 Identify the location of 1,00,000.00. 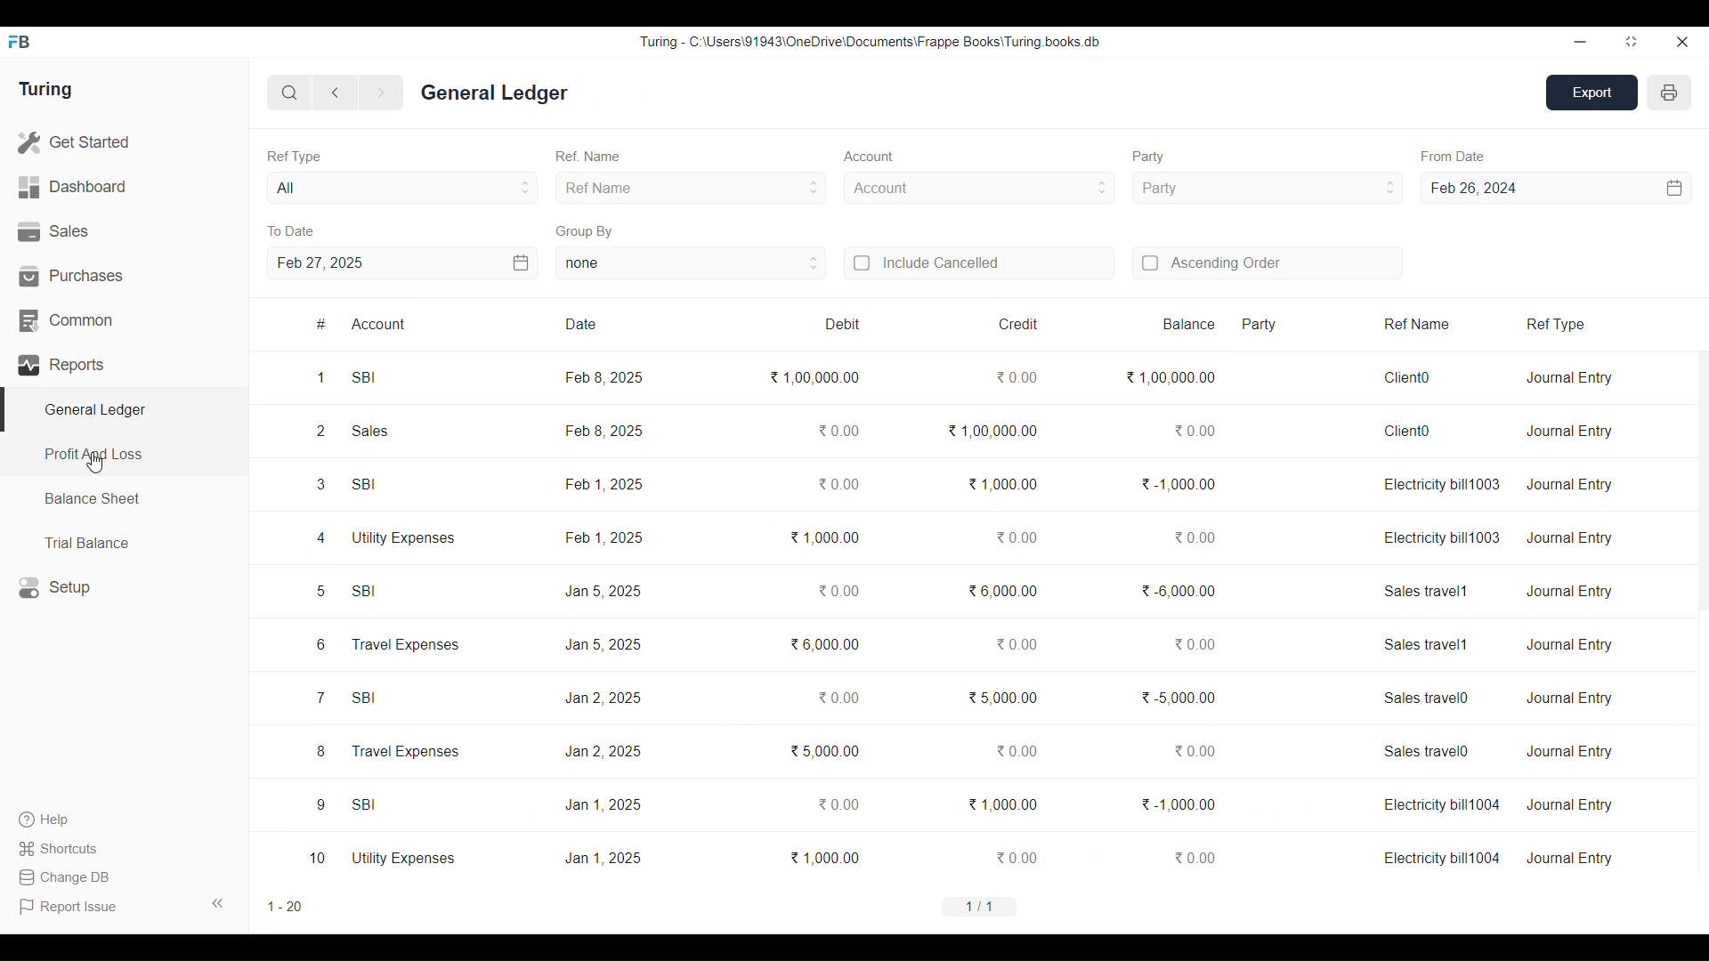
(814, 377).